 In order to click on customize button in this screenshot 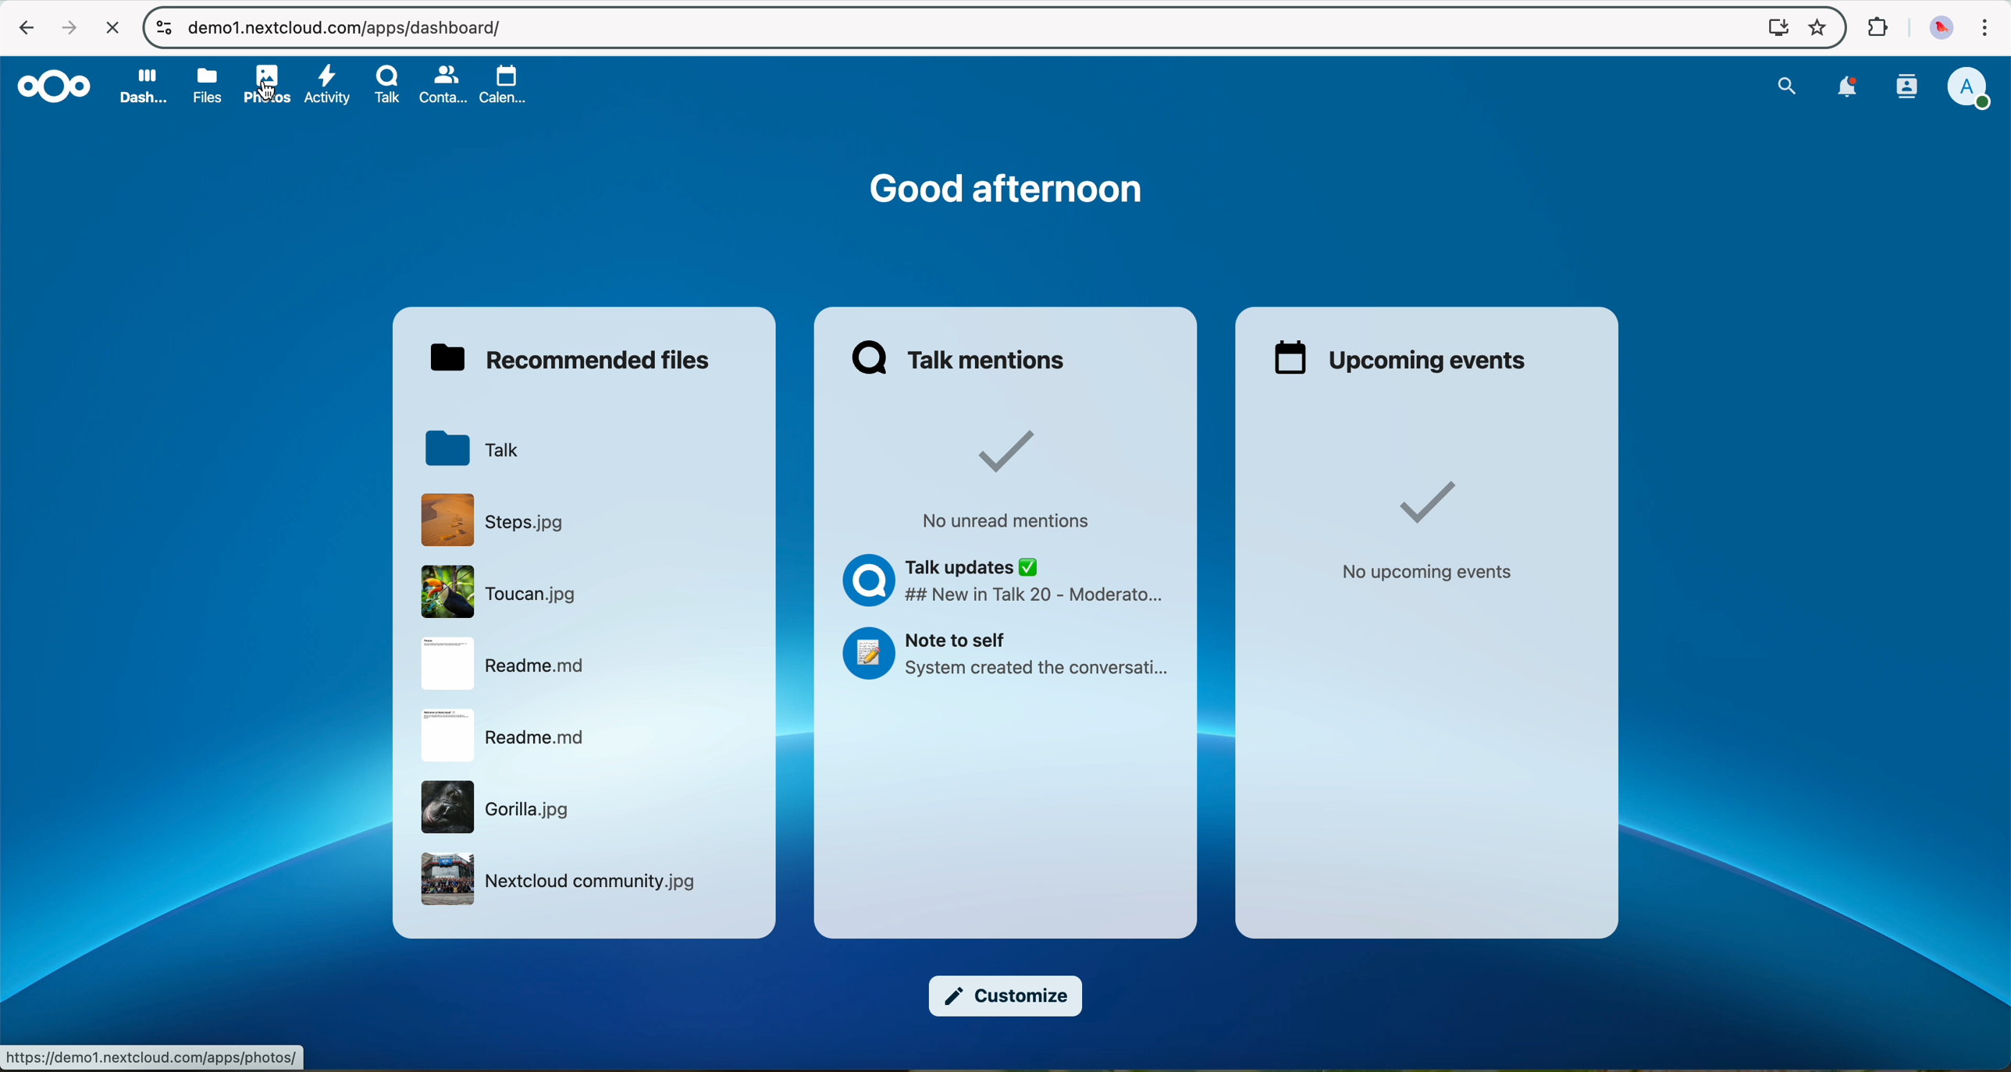, I will do `click(1009, 996)`.